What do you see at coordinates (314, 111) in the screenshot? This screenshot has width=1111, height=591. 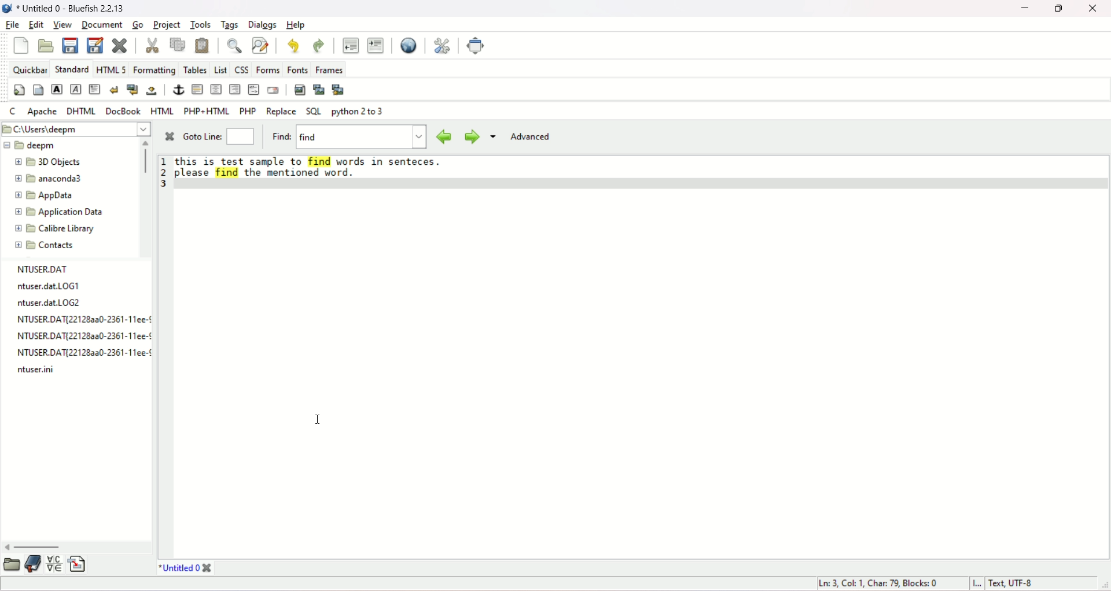 I see `SQL` at bounding box center [314, 111].